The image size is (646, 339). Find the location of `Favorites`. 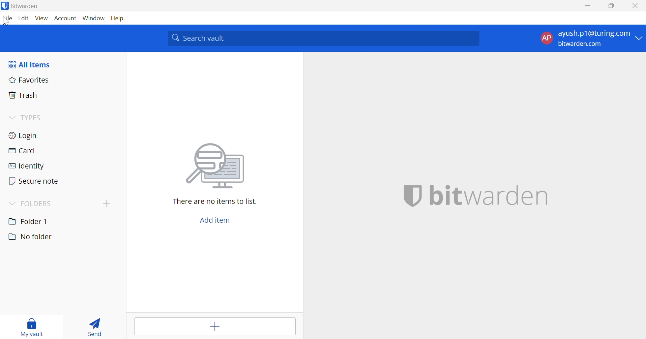

Favorites is located at coordinates (29, 80).